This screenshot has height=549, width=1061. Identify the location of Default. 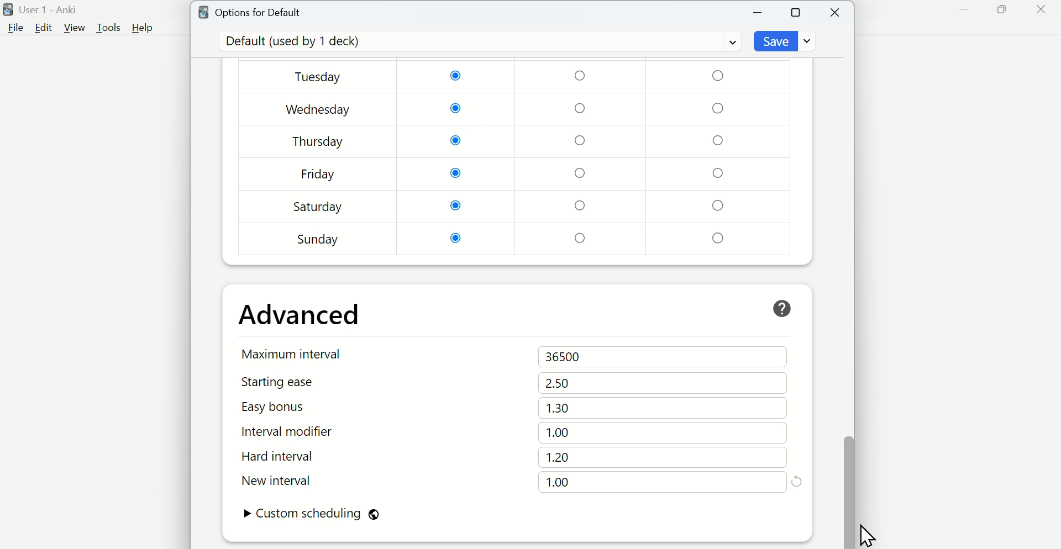
(478, 41).